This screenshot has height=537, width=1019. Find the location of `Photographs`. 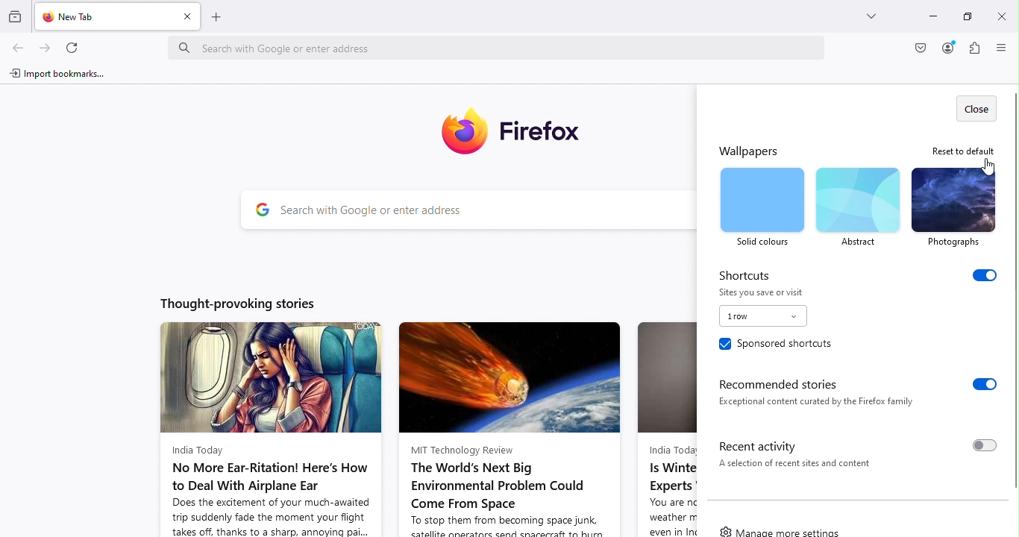

Photographs is located at coordinates (954, 207).